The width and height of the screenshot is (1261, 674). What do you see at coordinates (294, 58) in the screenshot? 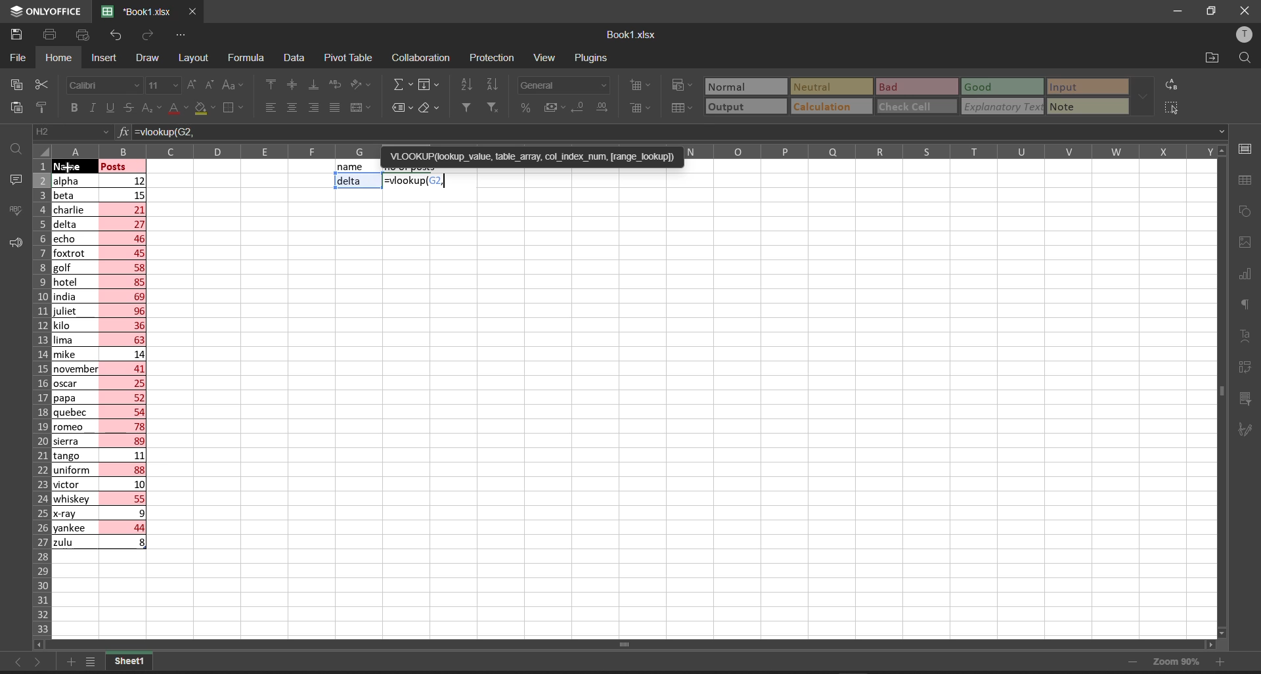
I see `data` at bounding box center [294, 58].